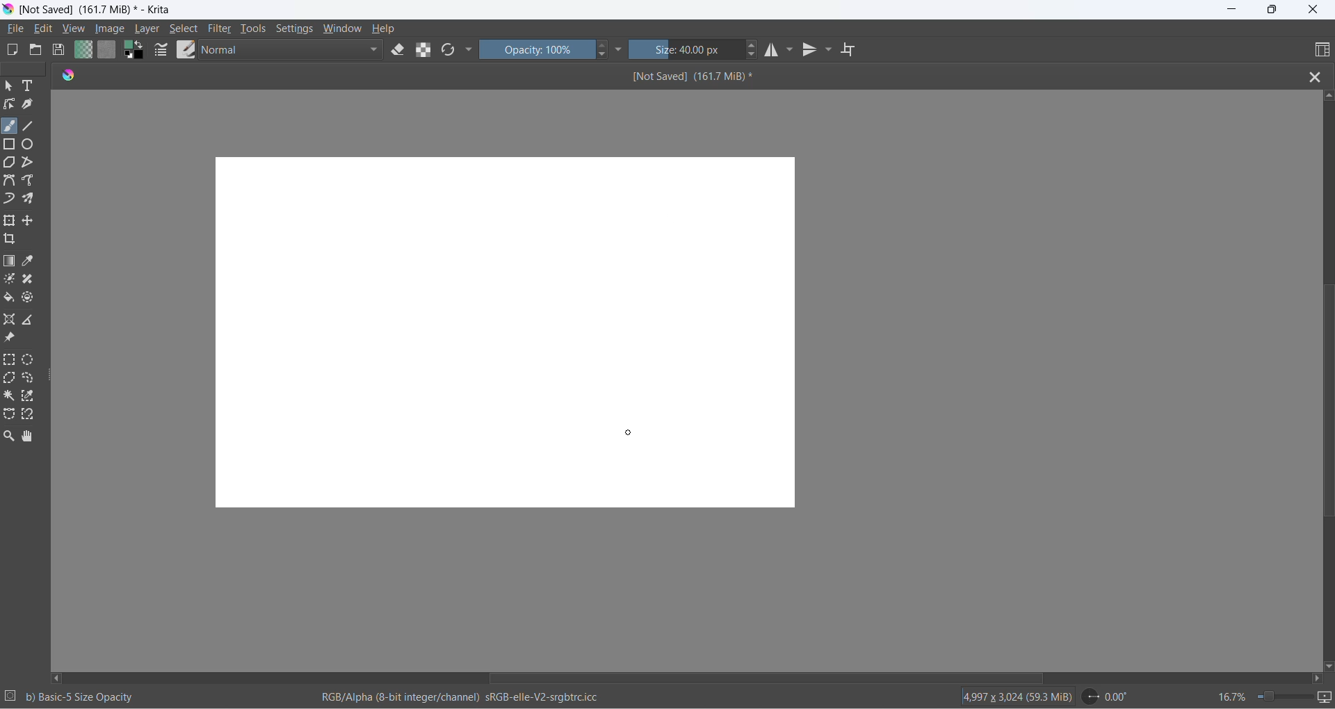 The height and width of the screenshot is (709, 1335). Describe the element at coordinates (59, 51) in the screenshot. I see `save` at that location.